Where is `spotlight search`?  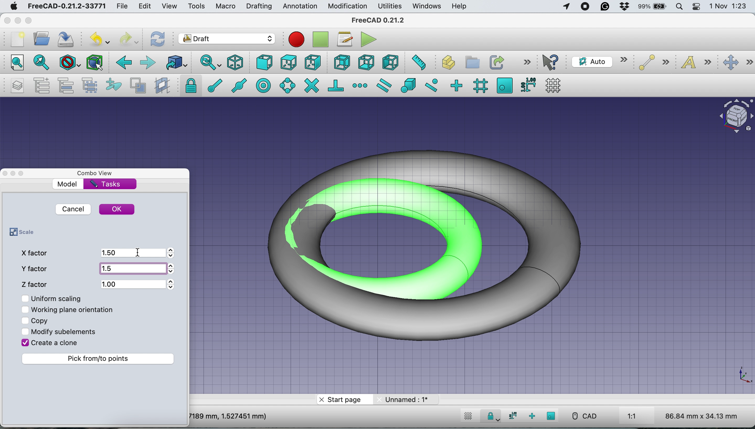
spotlight search is located at coordinates (680, 6).